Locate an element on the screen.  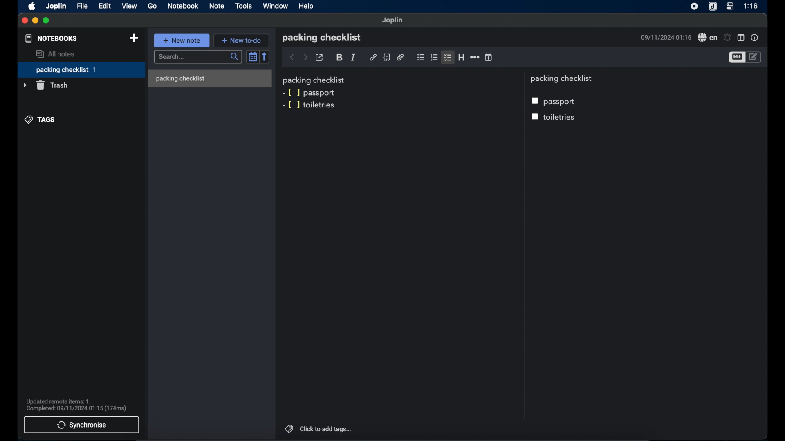
09/11/2024 01:16 is located at coordinates (664, 38).